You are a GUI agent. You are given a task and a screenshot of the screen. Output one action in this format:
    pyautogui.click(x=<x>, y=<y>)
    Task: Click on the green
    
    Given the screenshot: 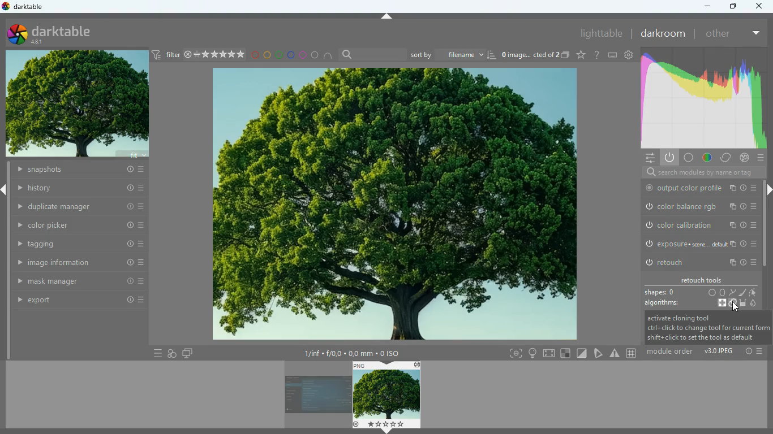 What is the action you would take?
    pyautogui.click(x=279, y=55)
    